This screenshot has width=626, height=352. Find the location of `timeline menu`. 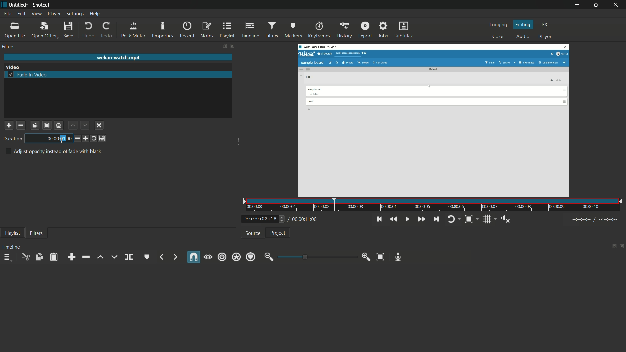

timeline menu is located at coordinates (7, 257).